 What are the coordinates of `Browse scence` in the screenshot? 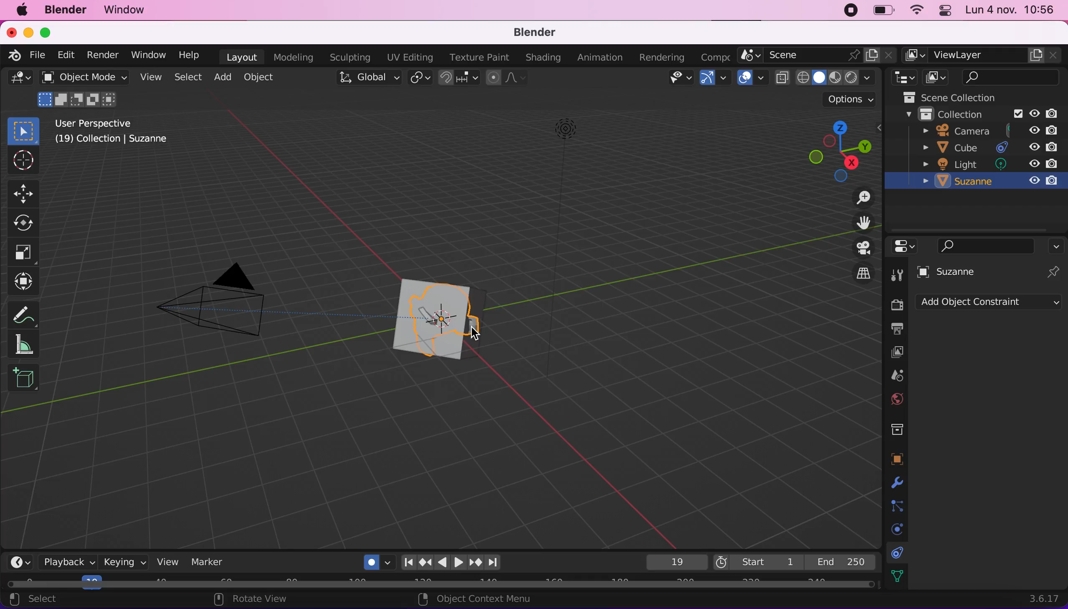 It's located at (749, 55).